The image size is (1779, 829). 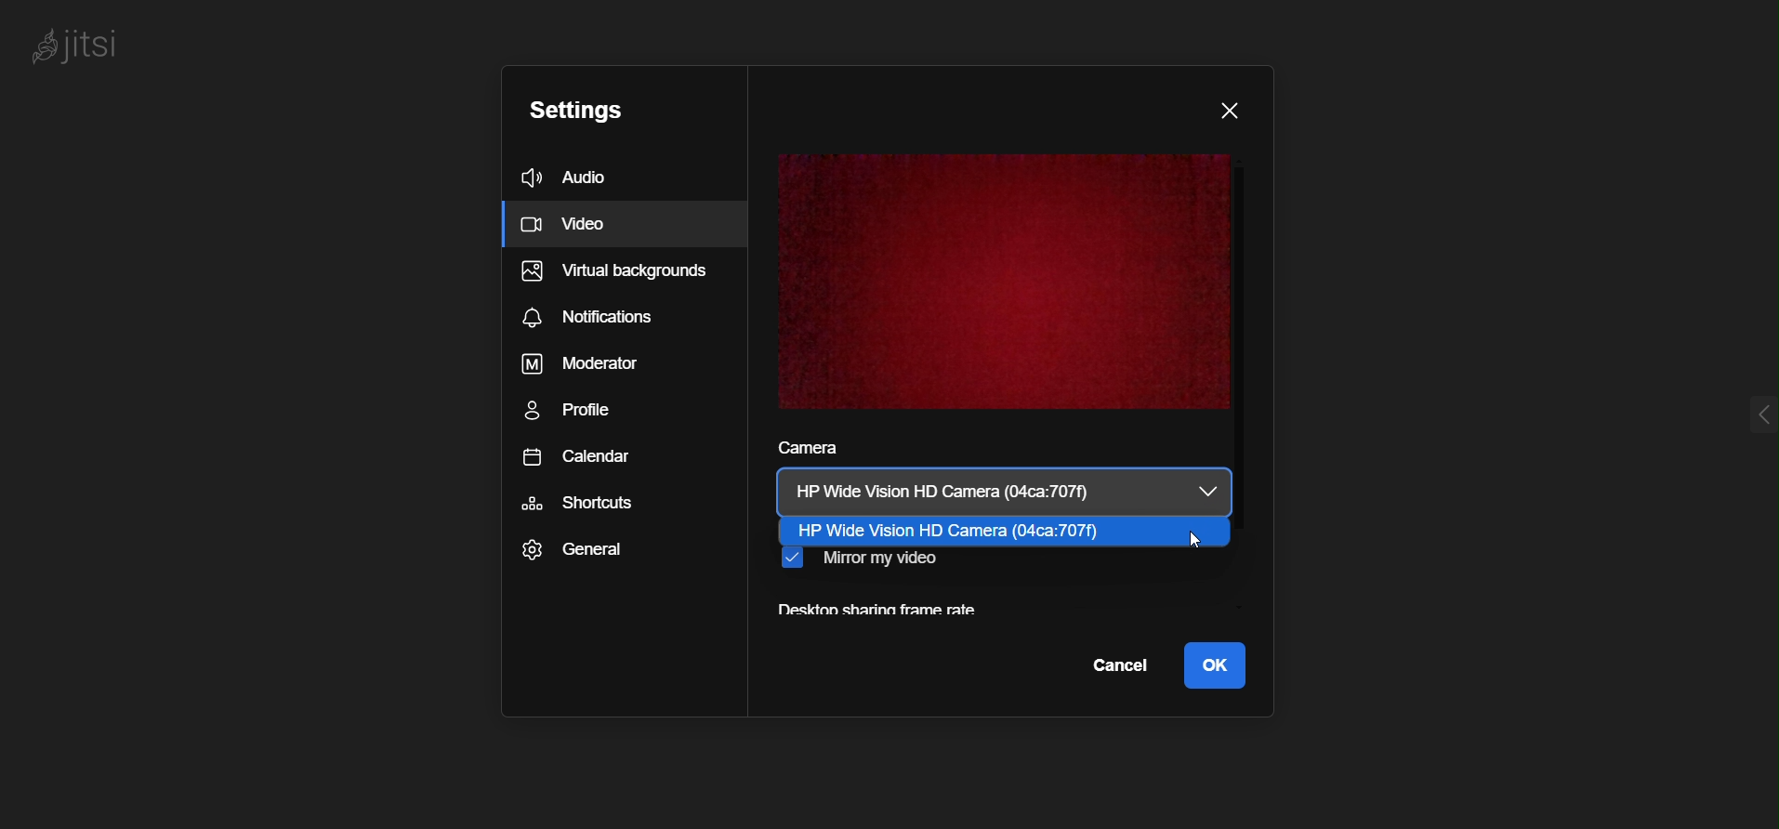 What do you see at coordinates (863, 564) in the screenshot?
I see `mirror my video` at bounding box center [863, 564].